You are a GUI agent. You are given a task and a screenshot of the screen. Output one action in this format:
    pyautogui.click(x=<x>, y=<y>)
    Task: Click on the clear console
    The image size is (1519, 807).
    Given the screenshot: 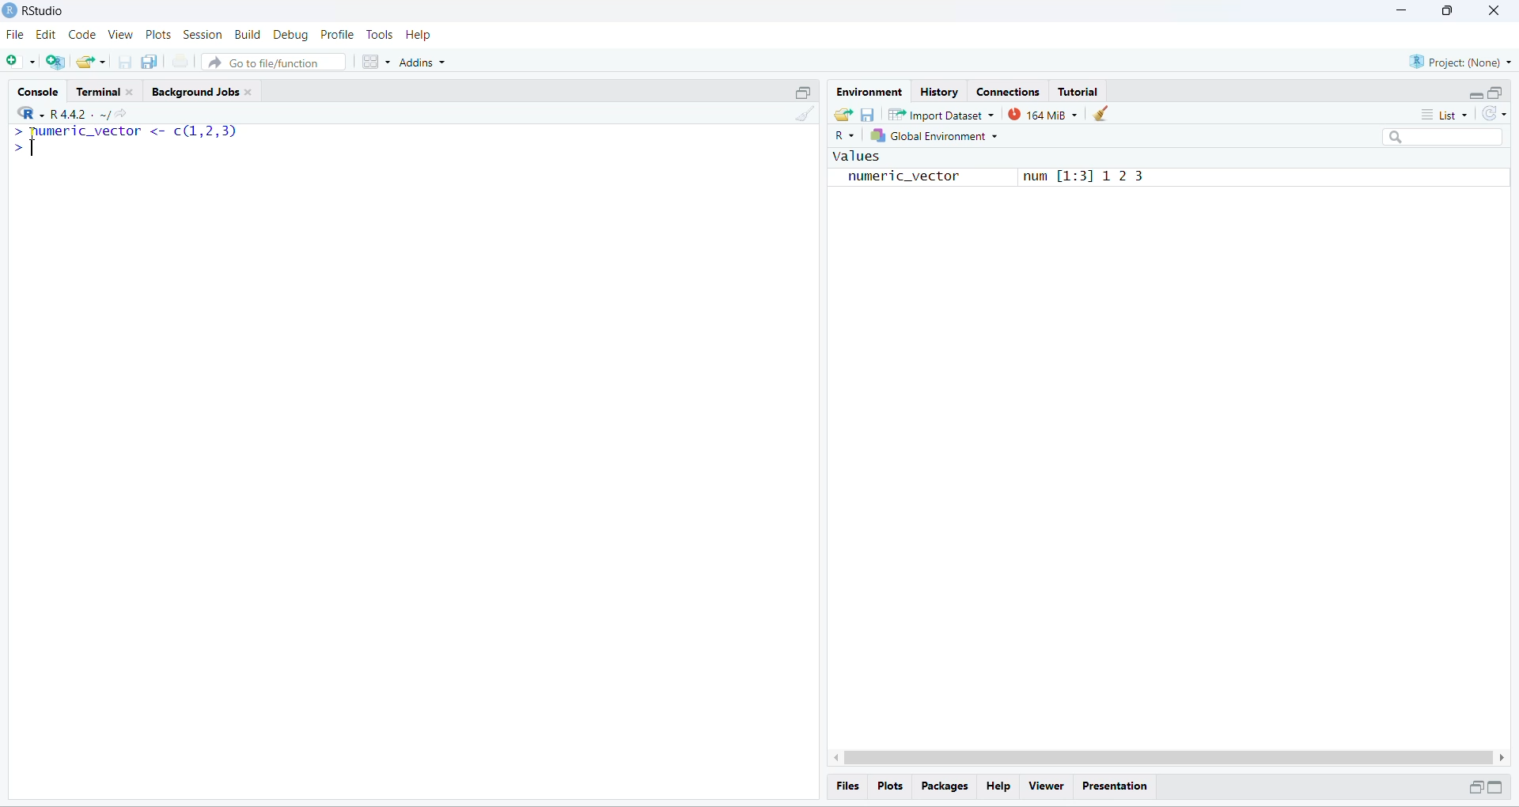 What is the action you would take?
    pyautogui.click(x=808, y=115)
    